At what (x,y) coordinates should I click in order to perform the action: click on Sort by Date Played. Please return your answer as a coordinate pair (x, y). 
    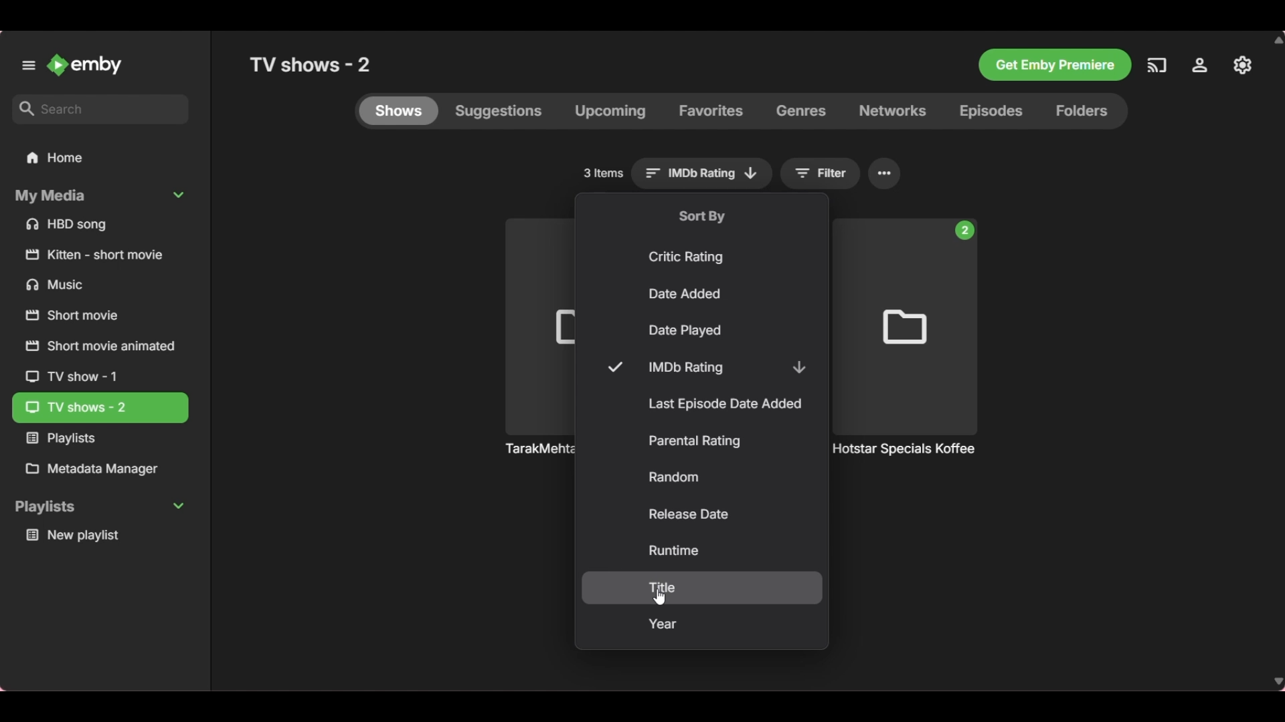
    Looking at the image, I should click on (702, 331).